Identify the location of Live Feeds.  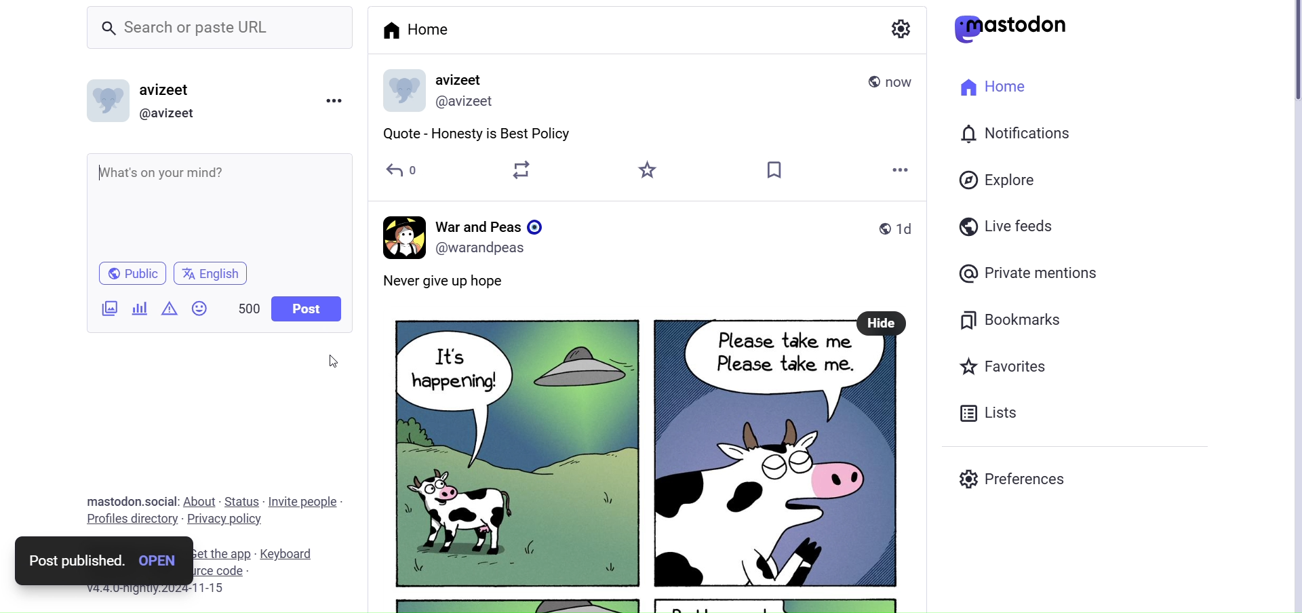
(1006, 227).